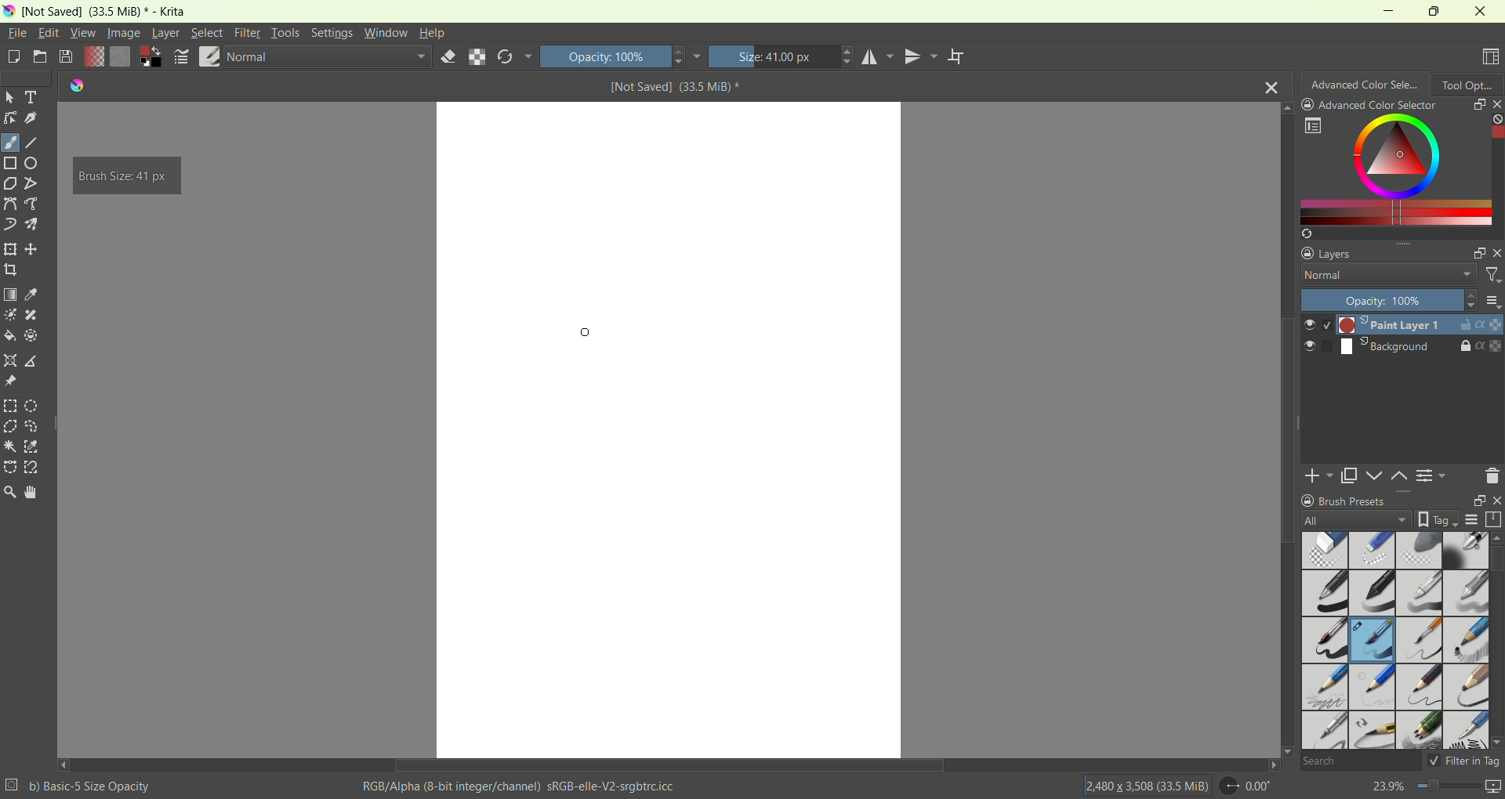 The width and height of the screenshot is (1505, 799). Describe the element at coordinates (327, 59) in the screenshot. I see `normal` at that location.